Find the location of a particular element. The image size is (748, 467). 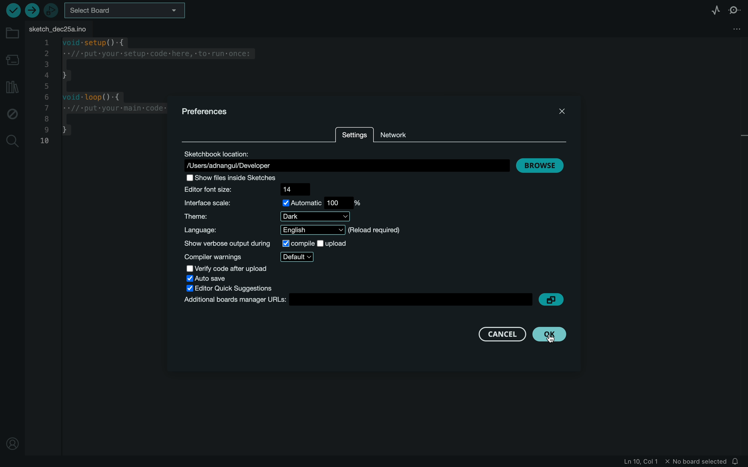

copy is located at coordinates (552, 300).